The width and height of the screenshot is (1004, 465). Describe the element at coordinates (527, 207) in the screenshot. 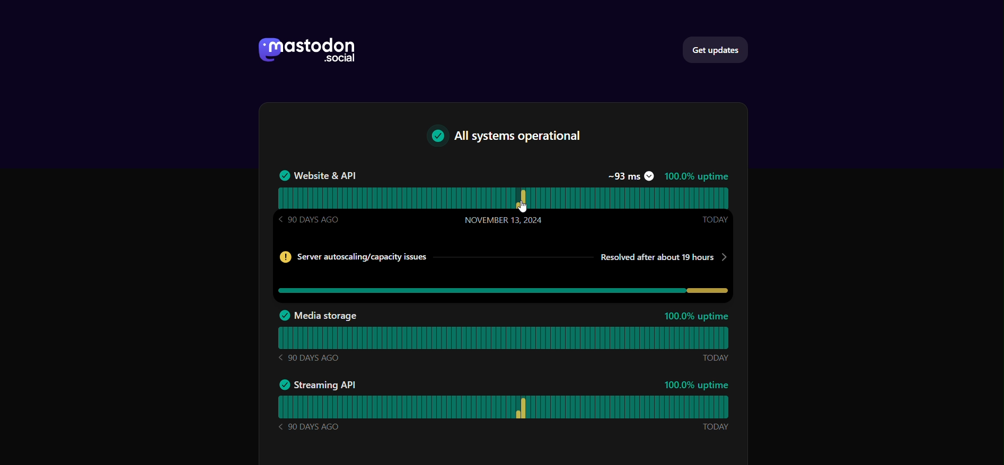

I see `cursor` at that location.